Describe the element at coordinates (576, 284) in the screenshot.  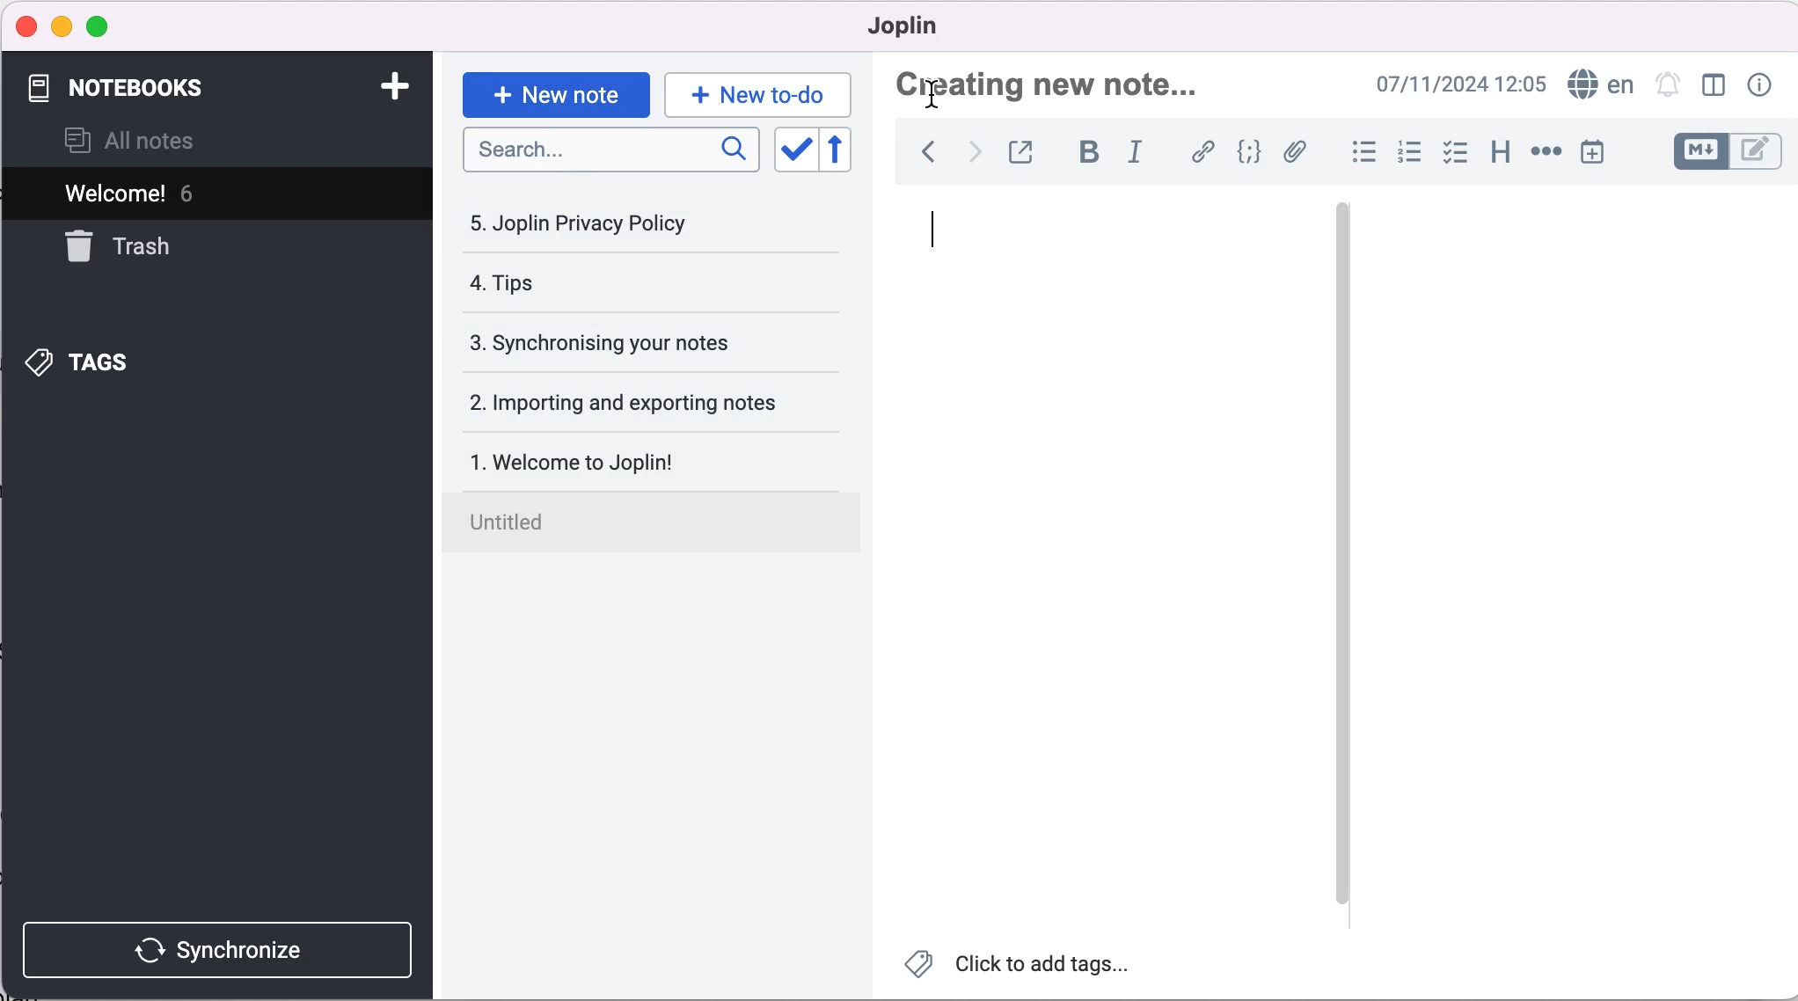
I see `tips` at that location.